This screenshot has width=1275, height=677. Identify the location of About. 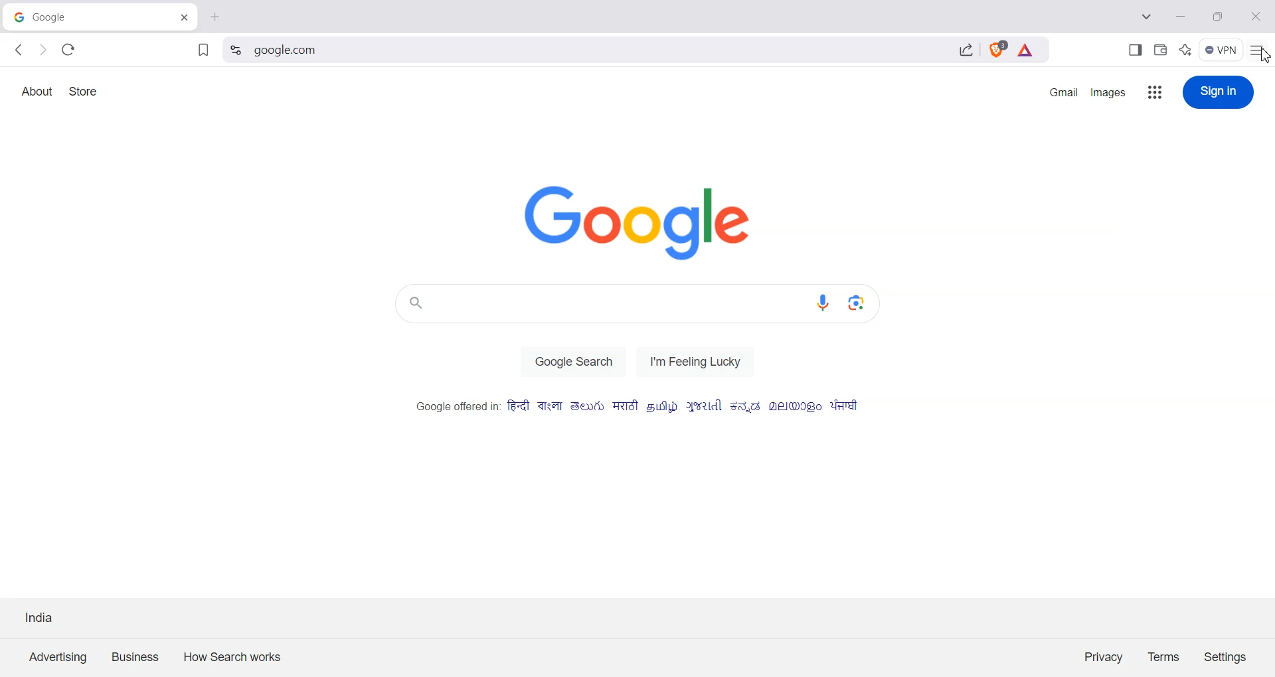
(37, 92).